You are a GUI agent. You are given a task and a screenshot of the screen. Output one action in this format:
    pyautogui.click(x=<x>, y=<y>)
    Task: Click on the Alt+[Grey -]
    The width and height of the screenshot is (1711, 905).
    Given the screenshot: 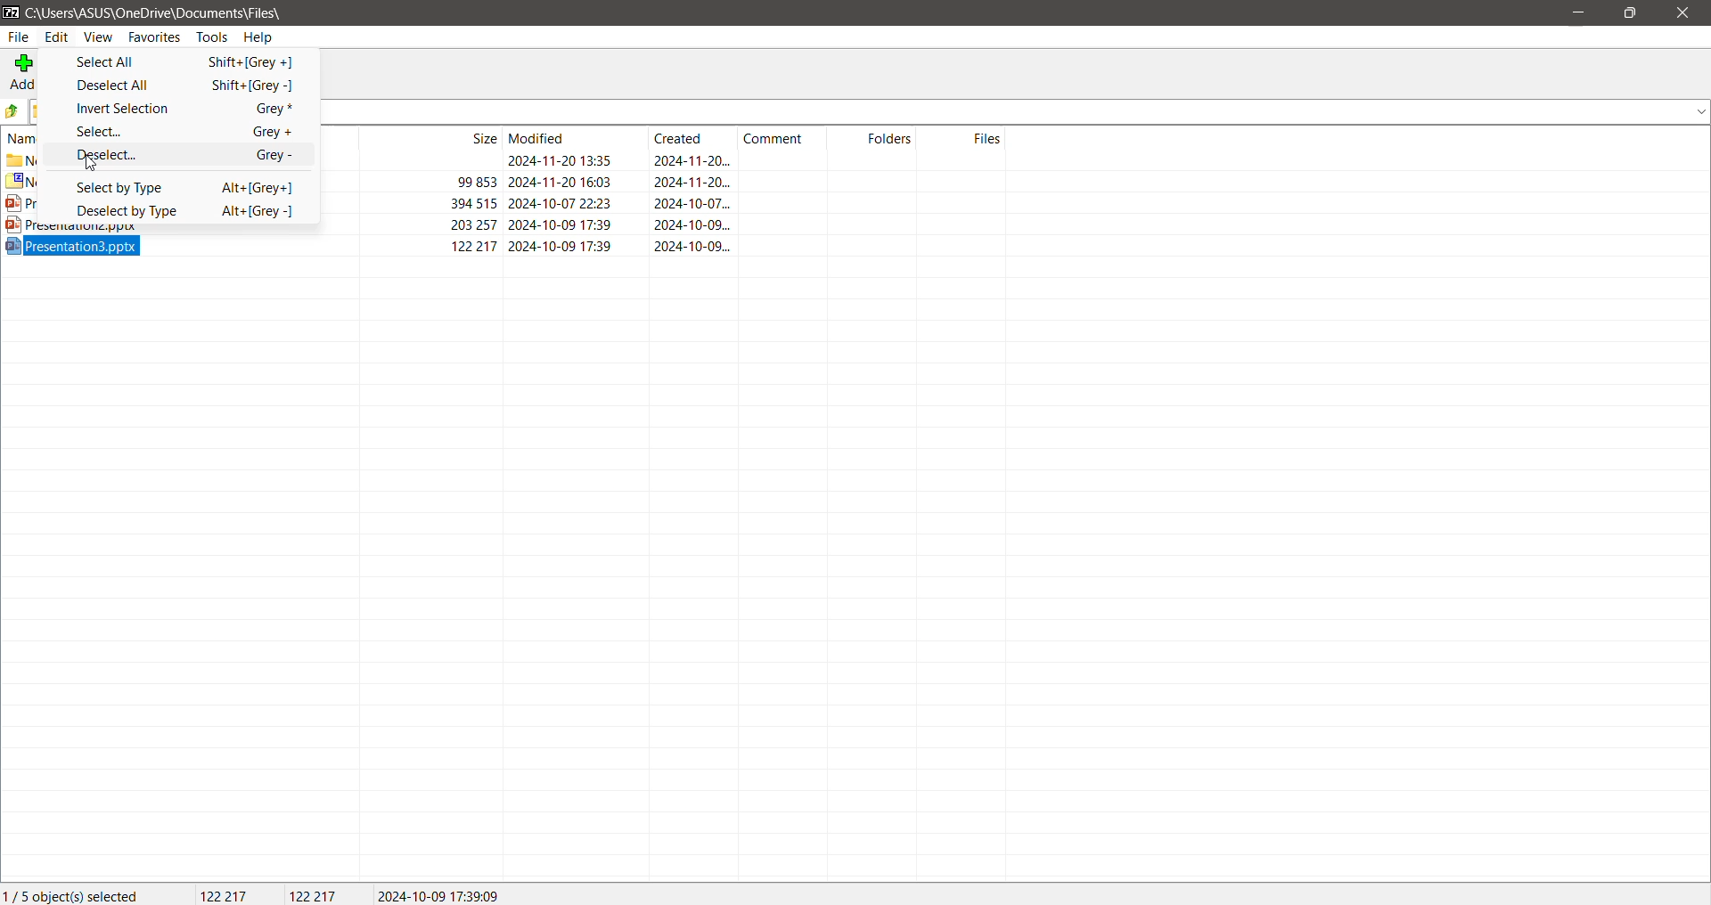 What is the action you would take?
    pyautogui.click(x=248, y=214)
    